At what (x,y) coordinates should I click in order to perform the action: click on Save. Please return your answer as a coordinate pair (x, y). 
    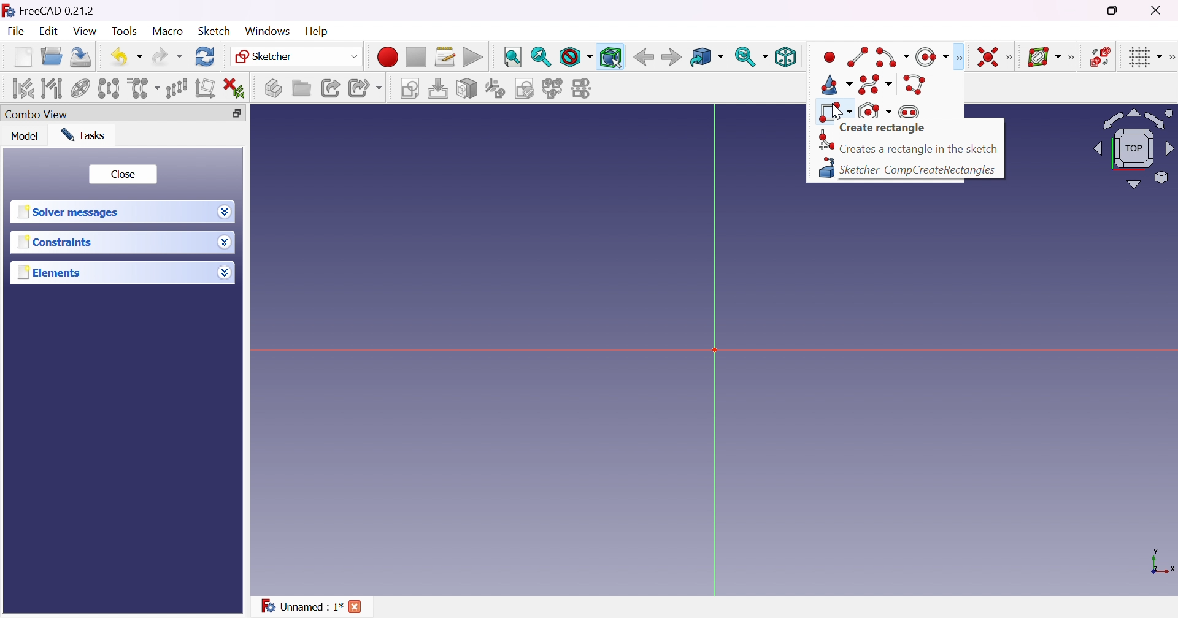
    Looking at the image, I should click on (82, 58).